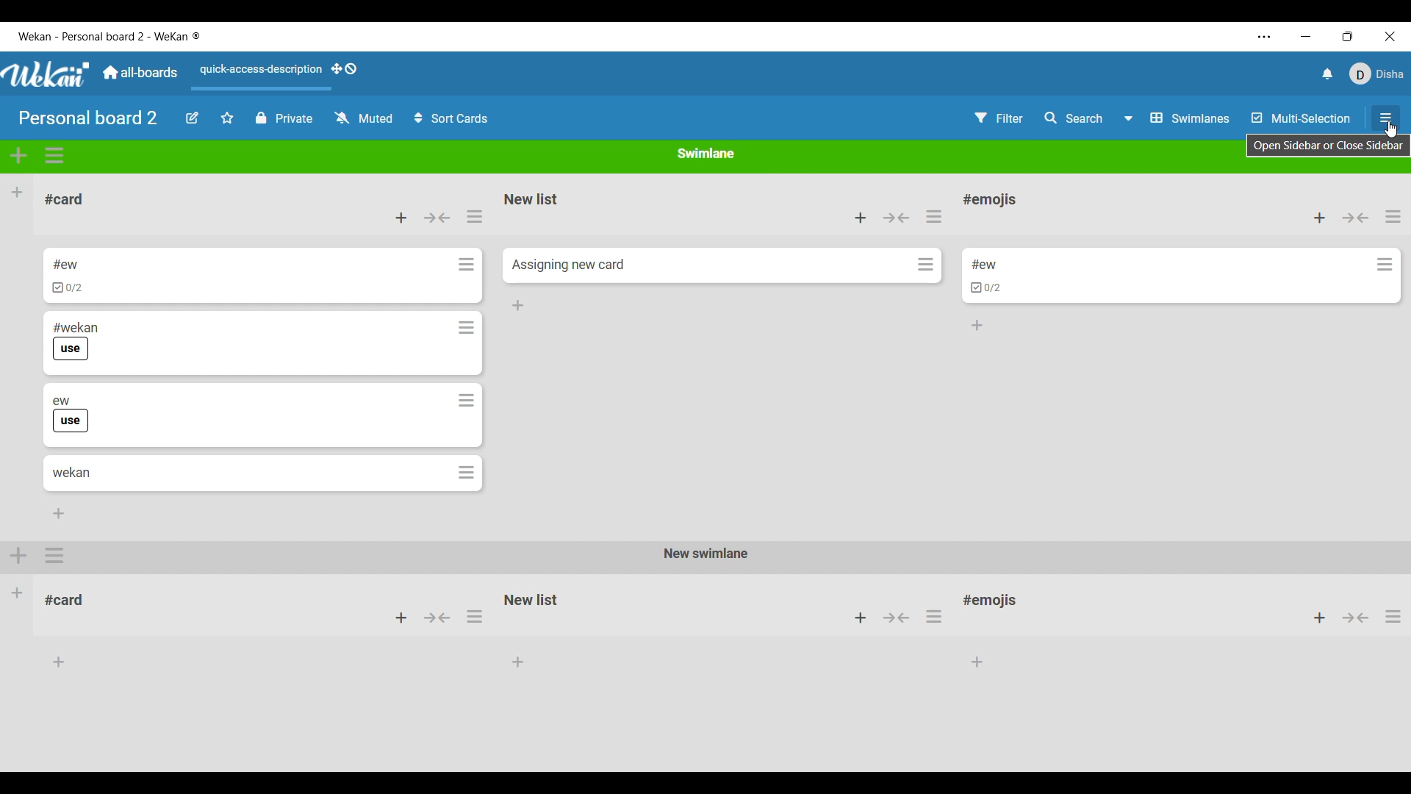  Describe the element at coordinates (18, 192) in the screenshot. I see `Add list` at that location.